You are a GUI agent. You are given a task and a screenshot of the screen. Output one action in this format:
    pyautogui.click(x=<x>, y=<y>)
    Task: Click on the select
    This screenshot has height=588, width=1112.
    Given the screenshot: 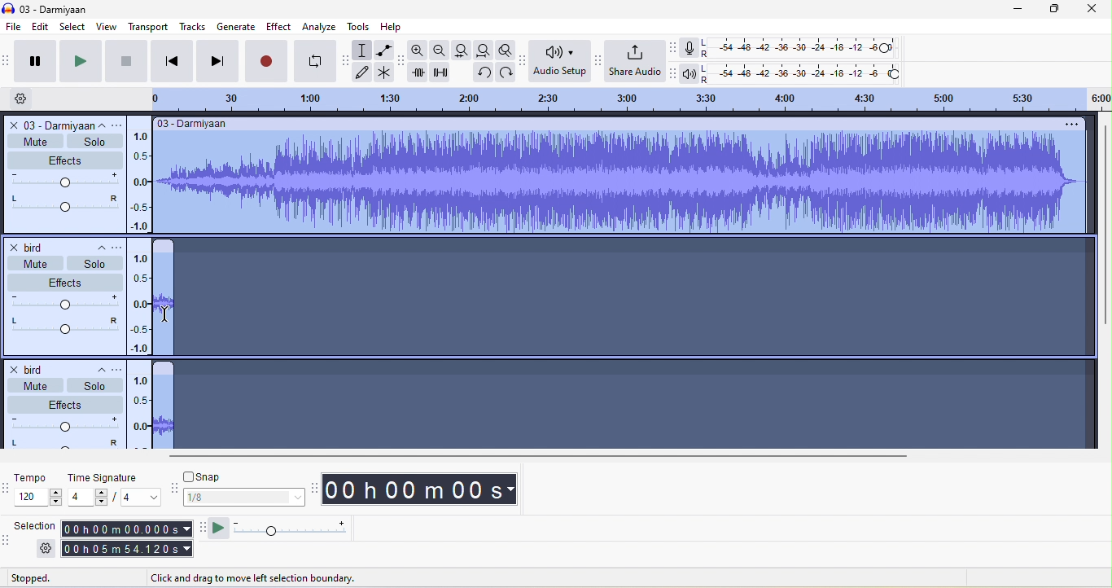 What is the action you would take?
    pyautogui.click(x=72, y=26)
    